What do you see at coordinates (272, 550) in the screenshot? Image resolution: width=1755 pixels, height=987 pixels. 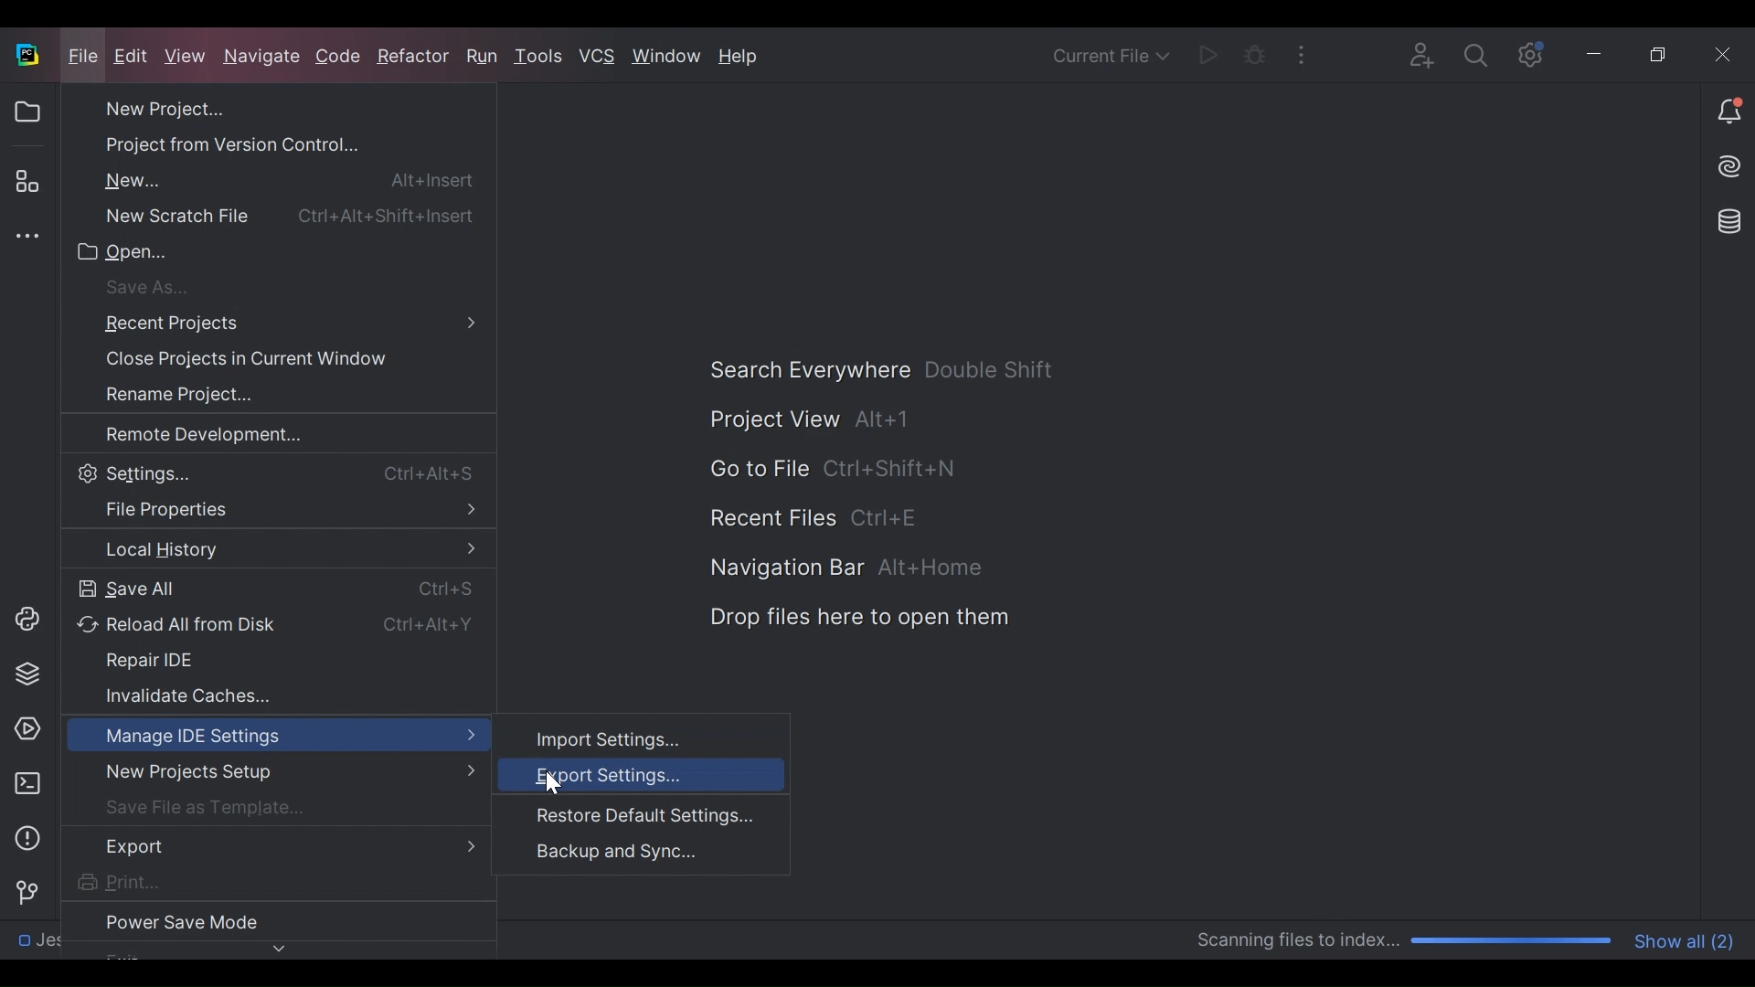 I see `Local History` at bounding box center [272, 550].